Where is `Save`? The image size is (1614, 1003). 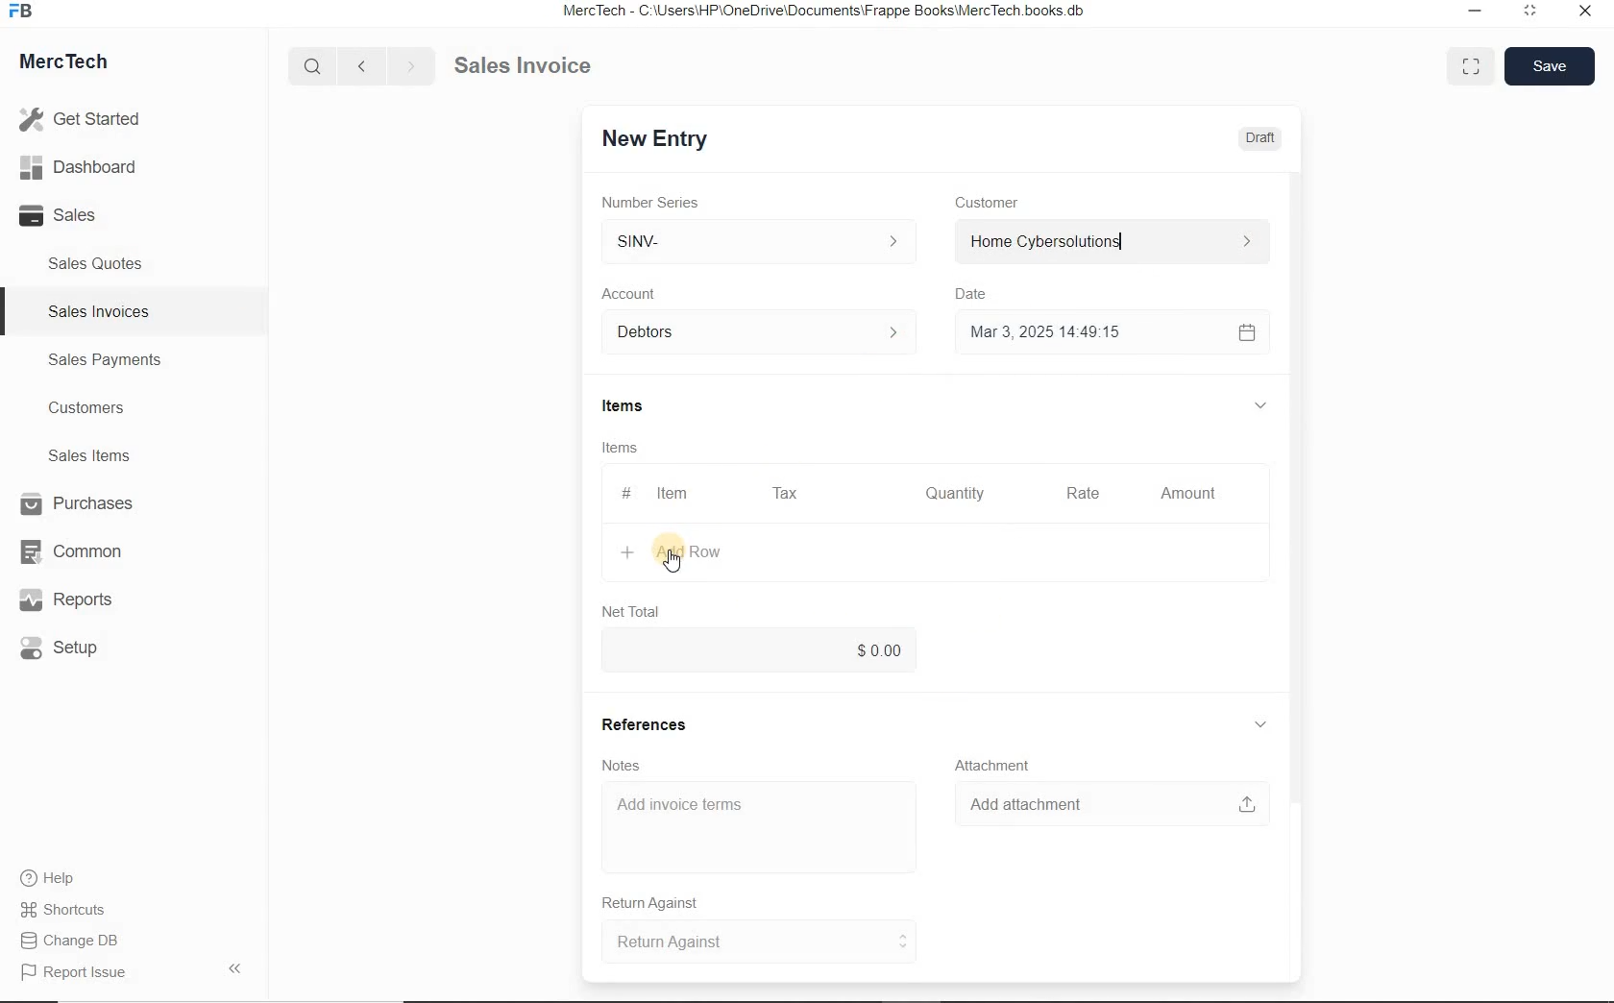
Save is located at coordinates (1549, 65).